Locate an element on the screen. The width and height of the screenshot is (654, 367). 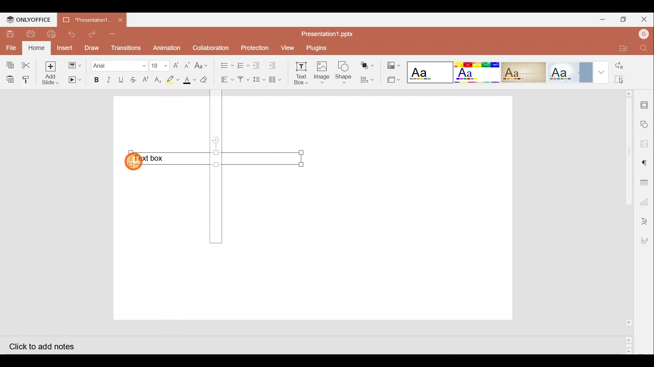
Highlight color is located at coordinates (171, 80).